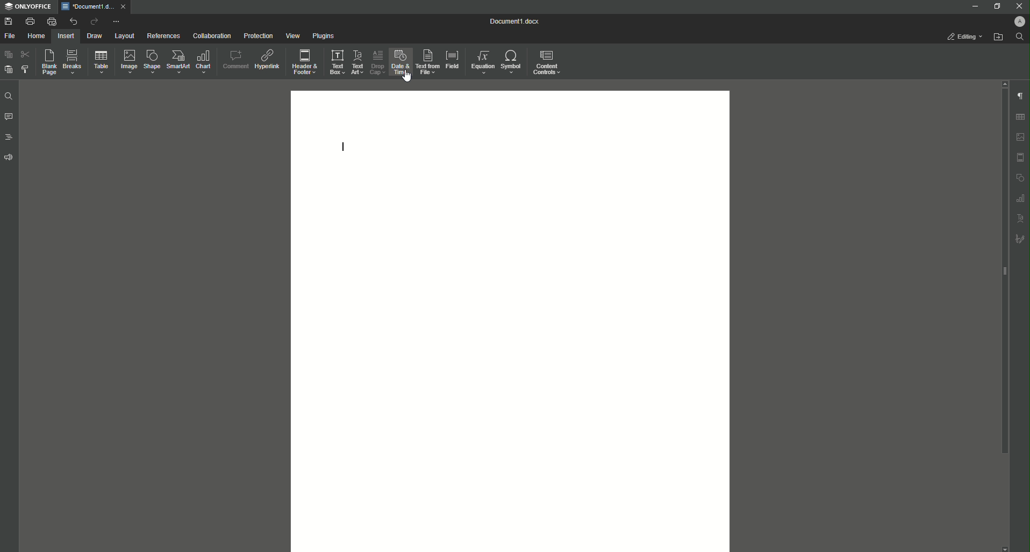  I want to click on View, so click(290, 35).